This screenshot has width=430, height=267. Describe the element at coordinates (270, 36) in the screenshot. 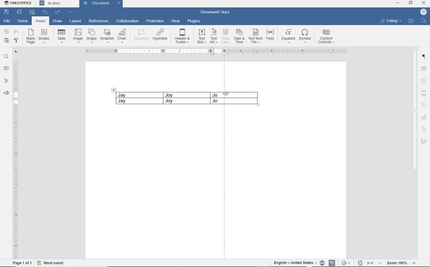

I see `FIELD` at that location.